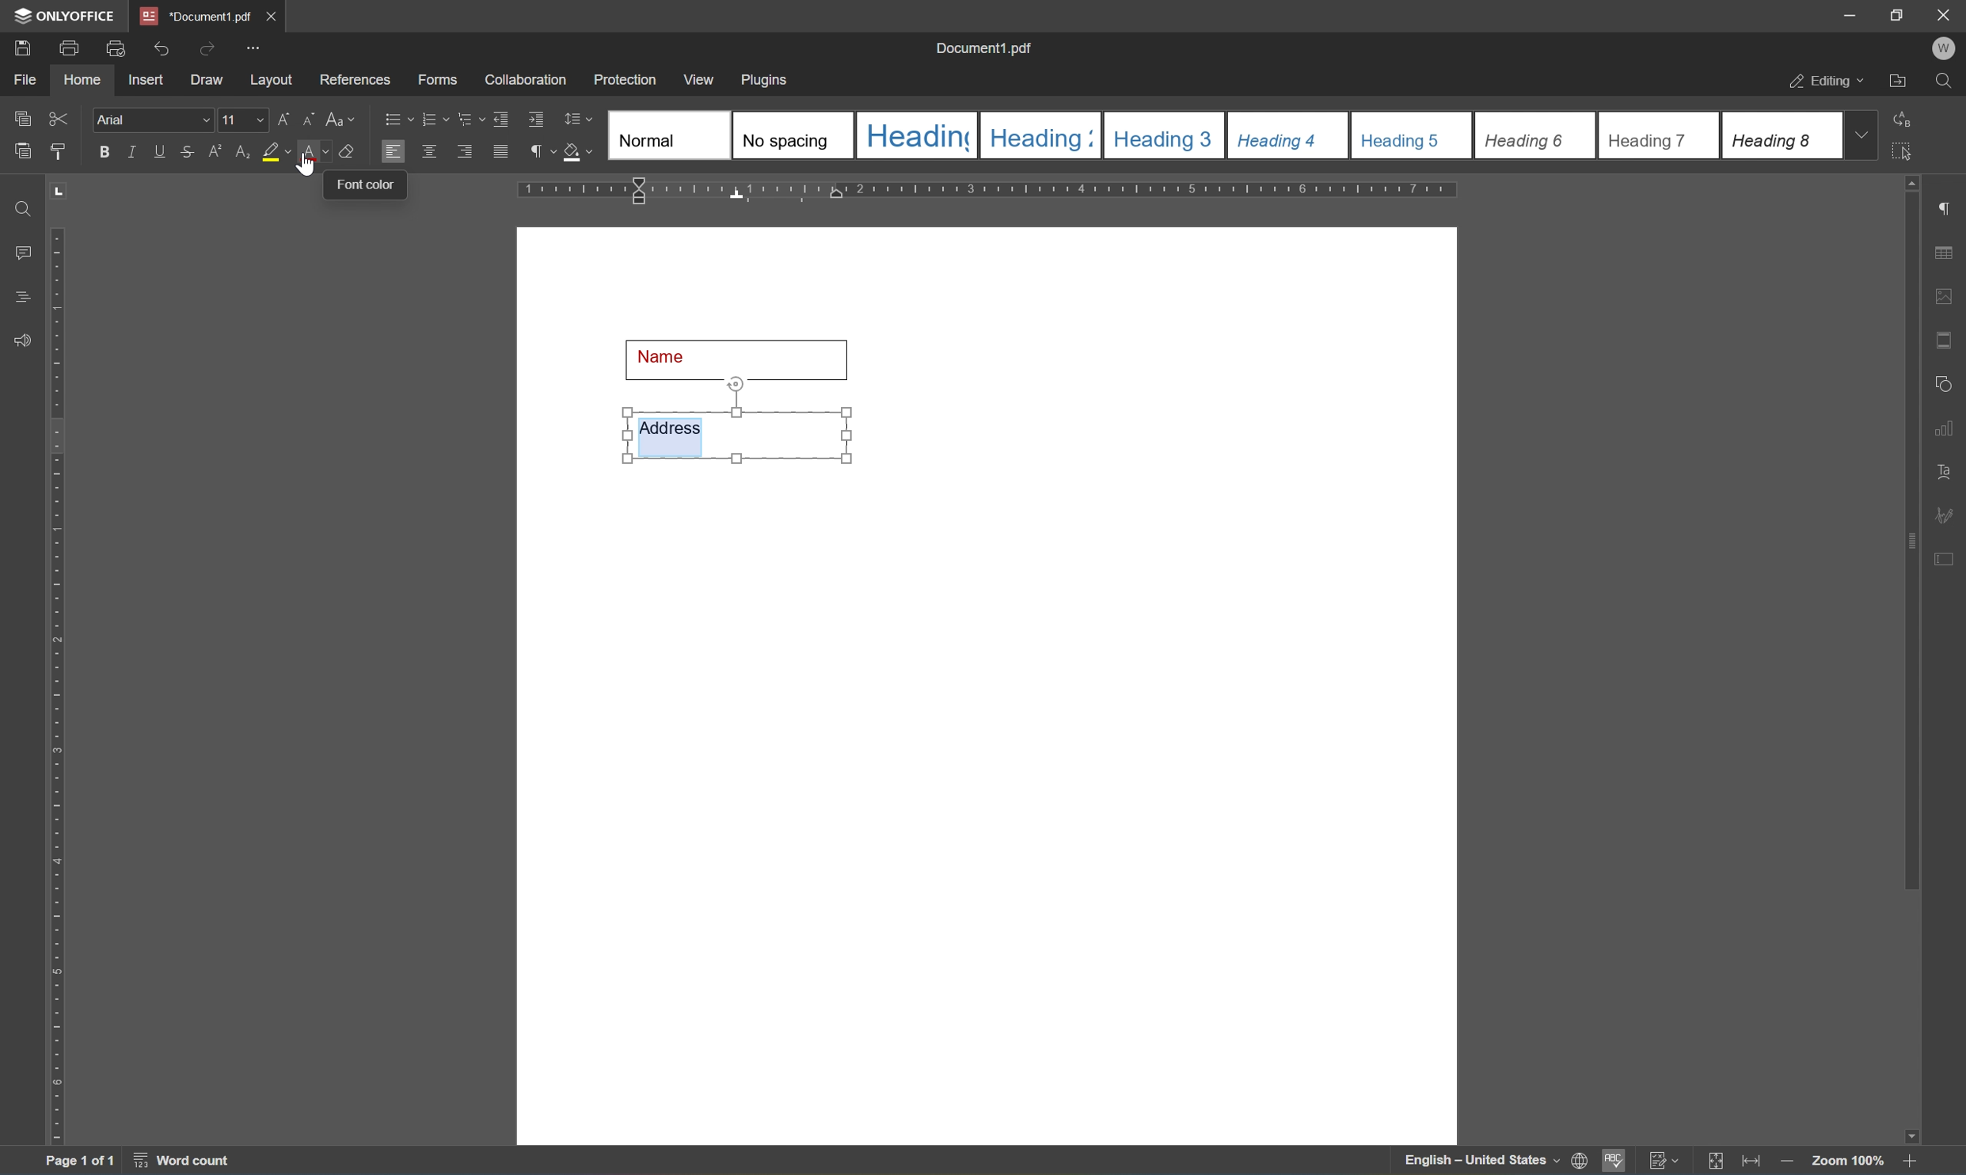 This screenshot has width=1966, height=1175. Describe the element at coordinates (1905, 1131) in the screenshot. I see `scroll down` at that location.